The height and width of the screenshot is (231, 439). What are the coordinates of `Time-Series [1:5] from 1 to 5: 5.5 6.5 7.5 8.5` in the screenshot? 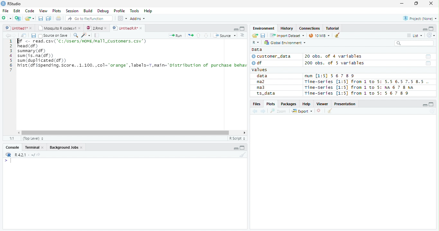 It's located at (365, 82).